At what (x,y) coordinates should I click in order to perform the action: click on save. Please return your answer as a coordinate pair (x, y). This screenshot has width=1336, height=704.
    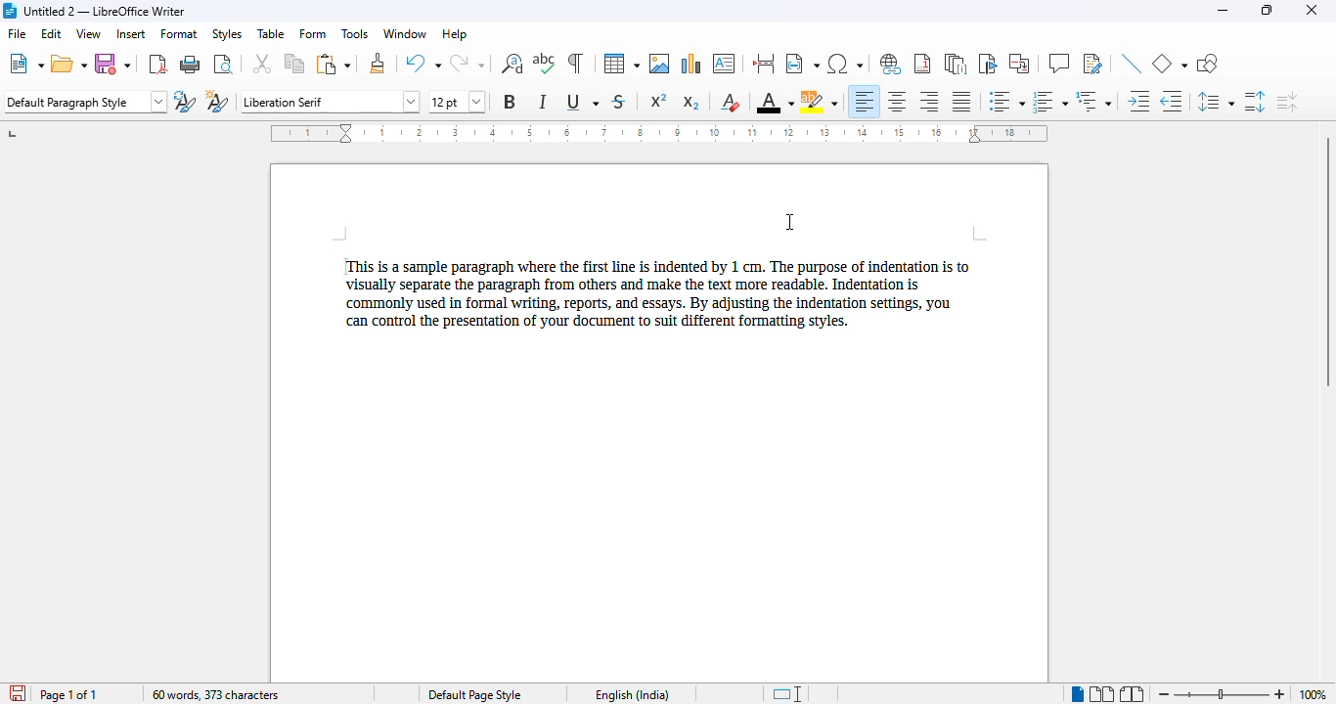
    Looking at the image, I should click on (112, 65).